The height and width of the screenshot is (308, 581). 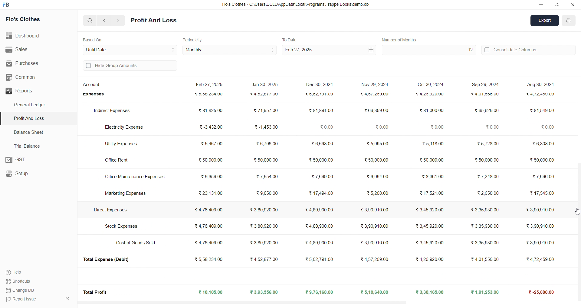 What do you see at coordinates (541, 96) in the screenshot?
I see `€4,72,459.00` at bounding box center [541, 96].